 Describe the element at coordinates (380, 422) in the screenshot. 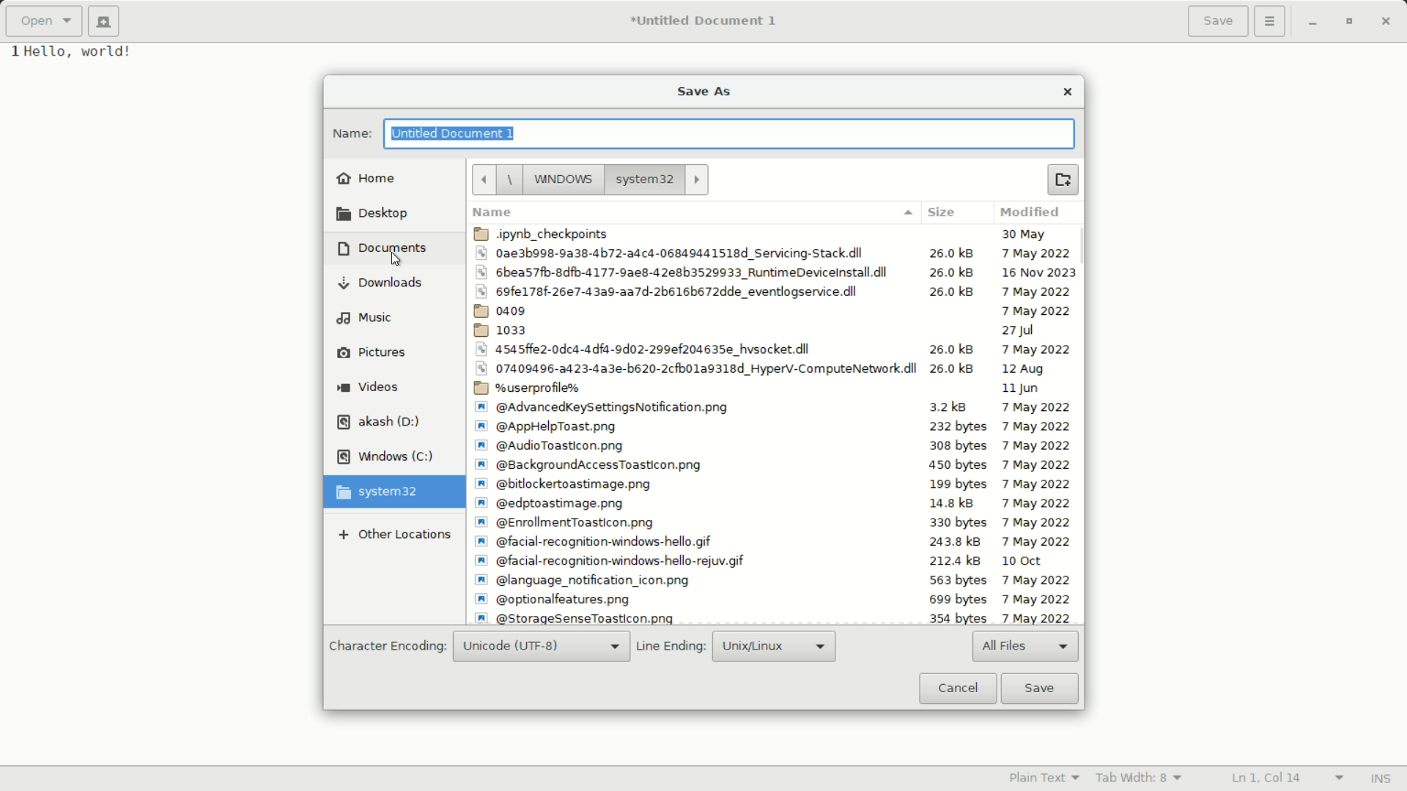

I see `akash(D:)` at that location.